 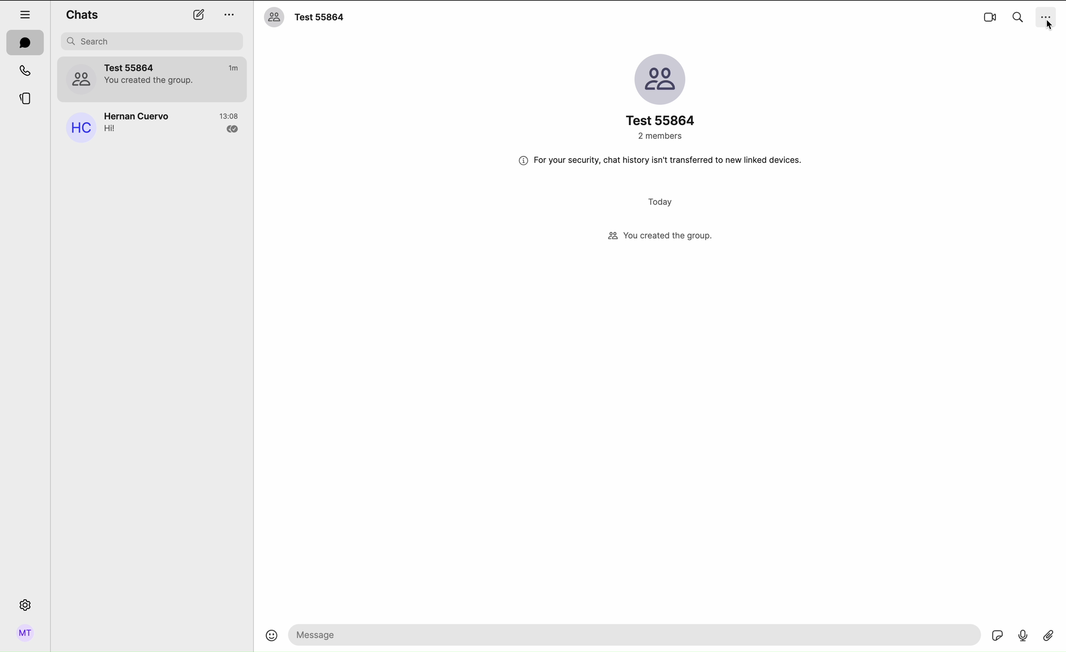 What do you see at coordinates (662, 203) in the screenshot?
I see `today` at bounding box center [662, 203].